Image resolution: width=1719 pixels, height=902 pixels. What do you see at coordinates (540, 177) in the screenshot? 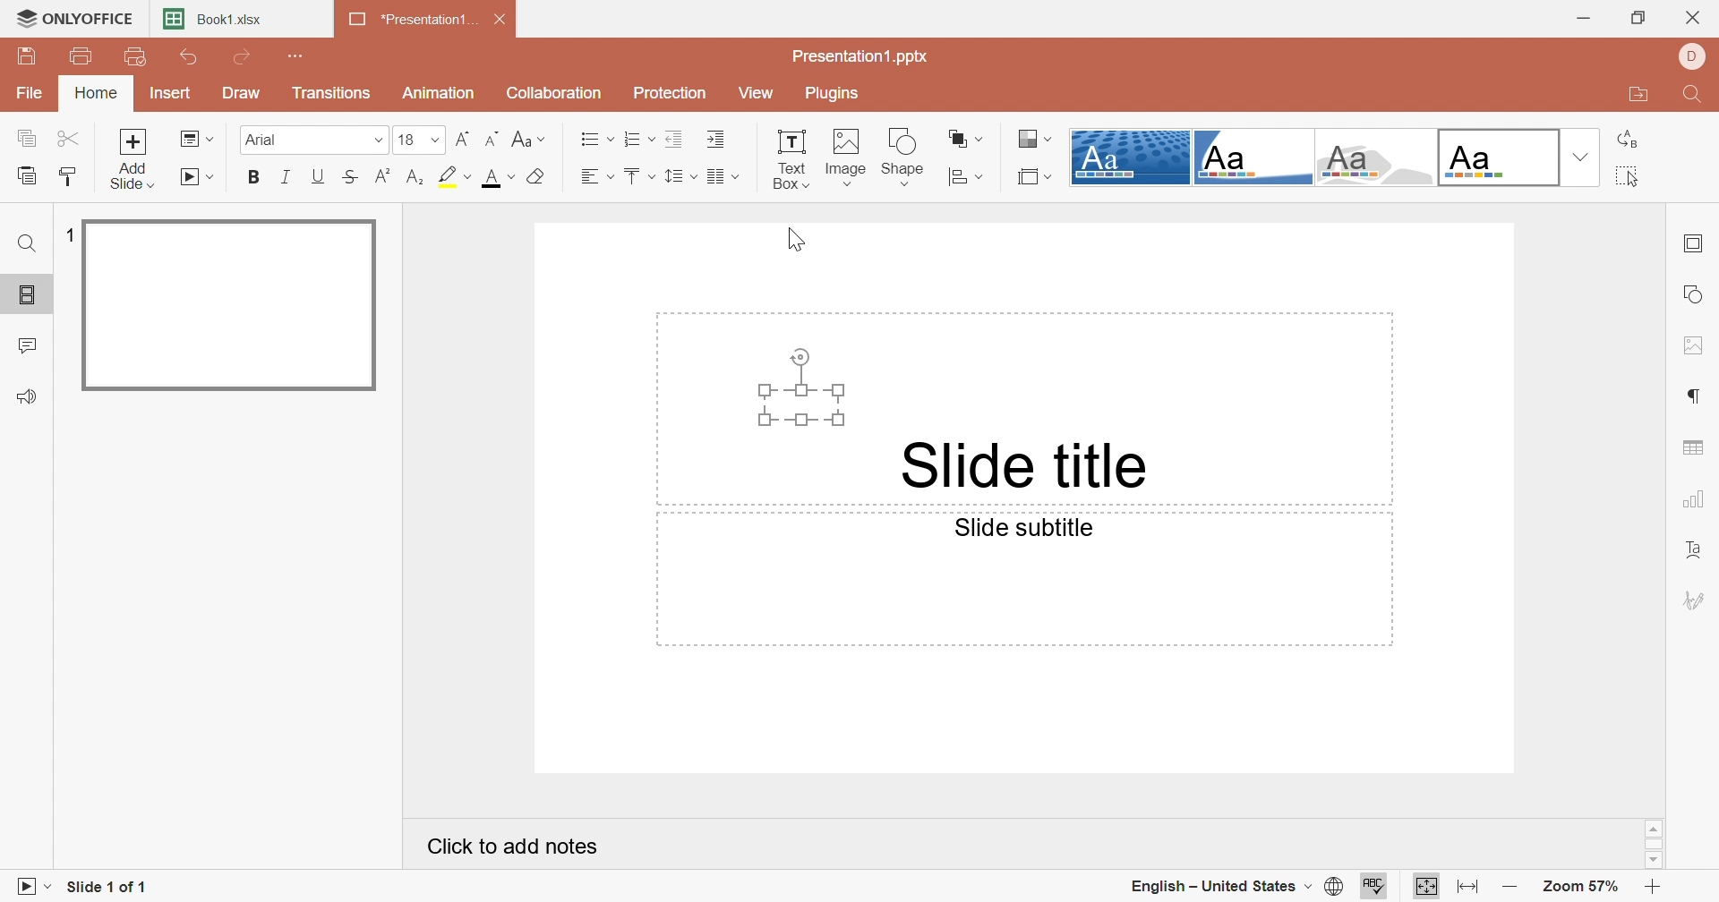
I see `Clear style` at bounding box center [540, 177].